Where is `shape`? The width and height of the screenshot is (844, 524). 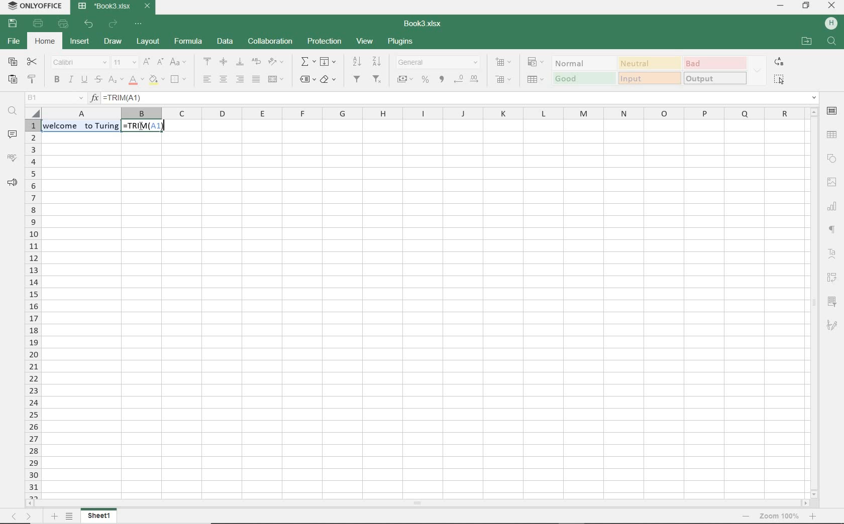
shape is located at coordinates (831, 159).